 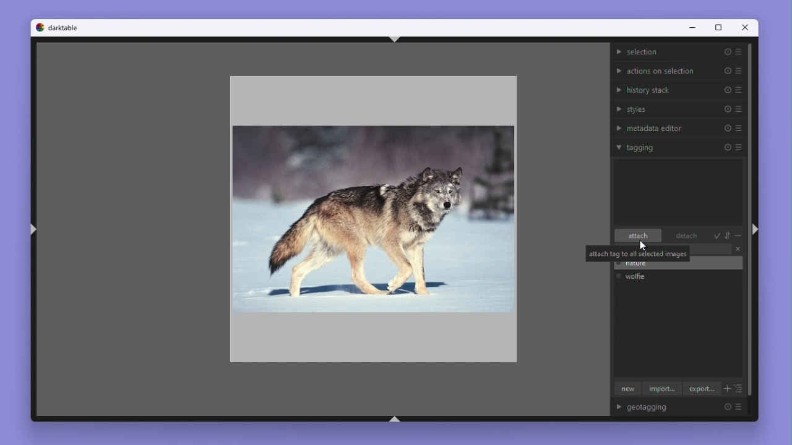 I want to click on Maximize, so click(x=717, y=28).